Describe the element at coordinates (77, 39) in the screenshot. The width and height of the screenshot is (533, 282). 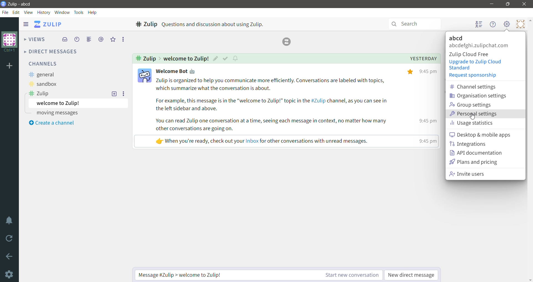
I see `Recent Conversations` at that location.